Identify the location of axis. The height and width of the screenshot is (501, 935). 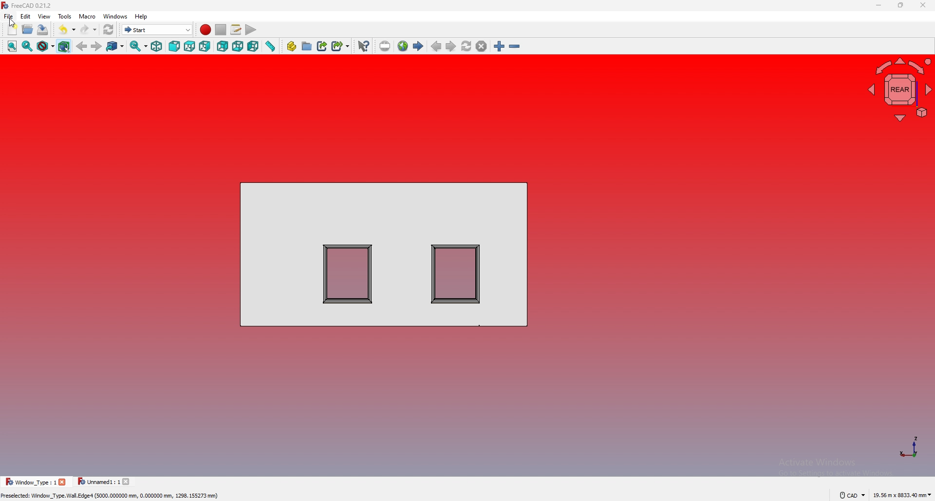
(909, 447).